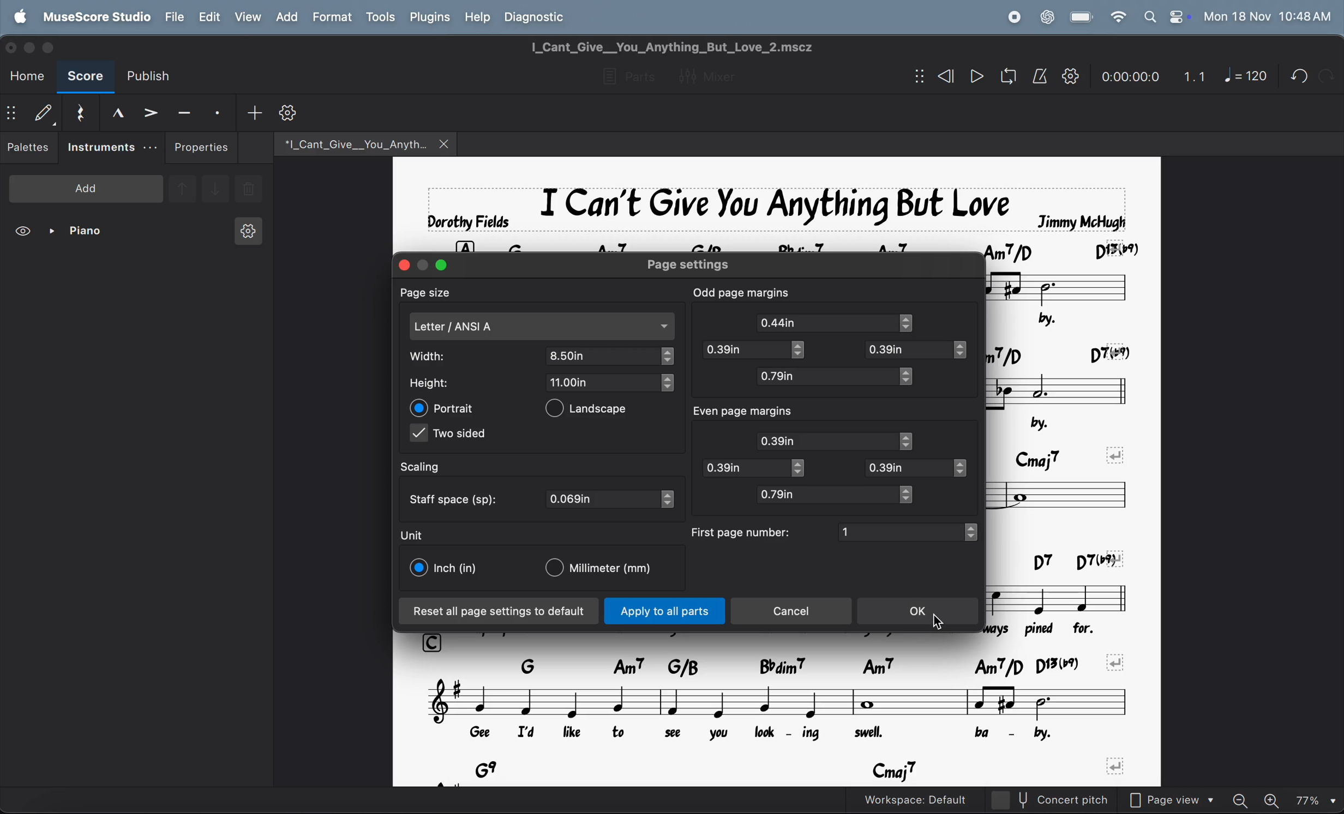  What do you see at coordinates (668, 357) in the screenshot?
I see `toggle` at bounding box center [668, 357].